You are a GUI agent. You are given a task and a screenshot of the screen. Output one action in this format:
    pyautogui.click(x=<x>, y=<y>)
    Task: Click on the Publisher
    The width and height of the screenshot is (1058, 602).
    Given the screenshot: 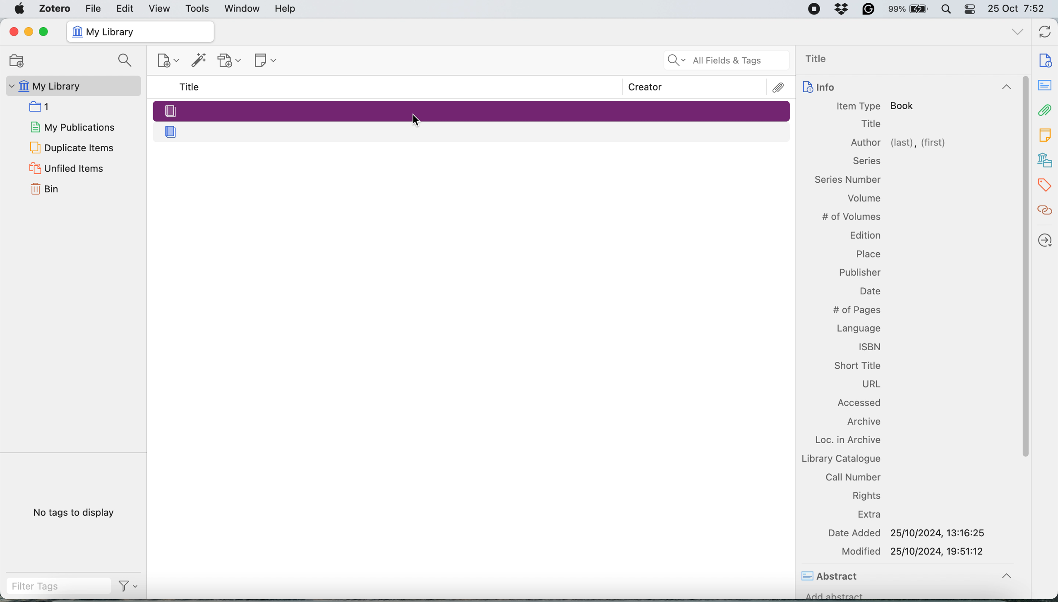 What is the action you would take?
    pyautogui.click(x=860, y=272)
    